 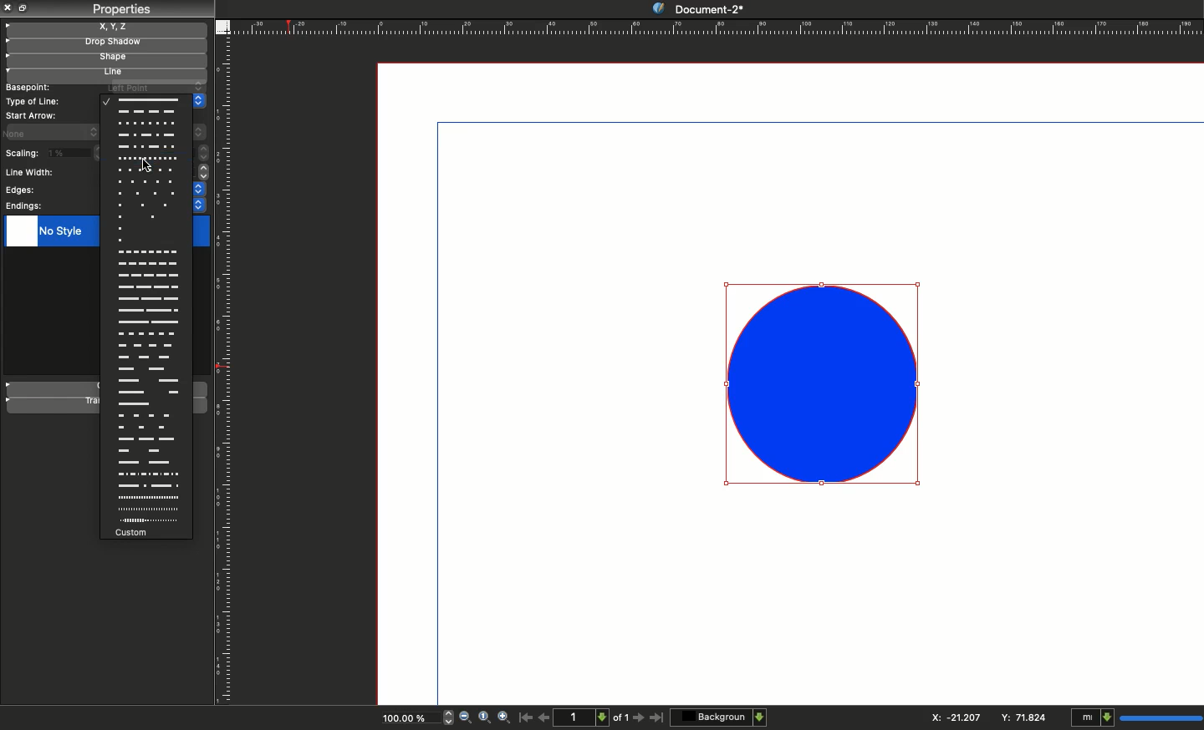 I want to click on Line width, so click(x=33, y=173).